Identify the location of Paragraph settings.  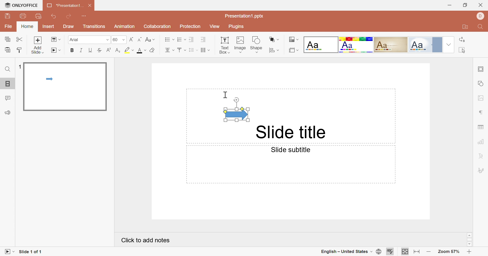
(481, 113).